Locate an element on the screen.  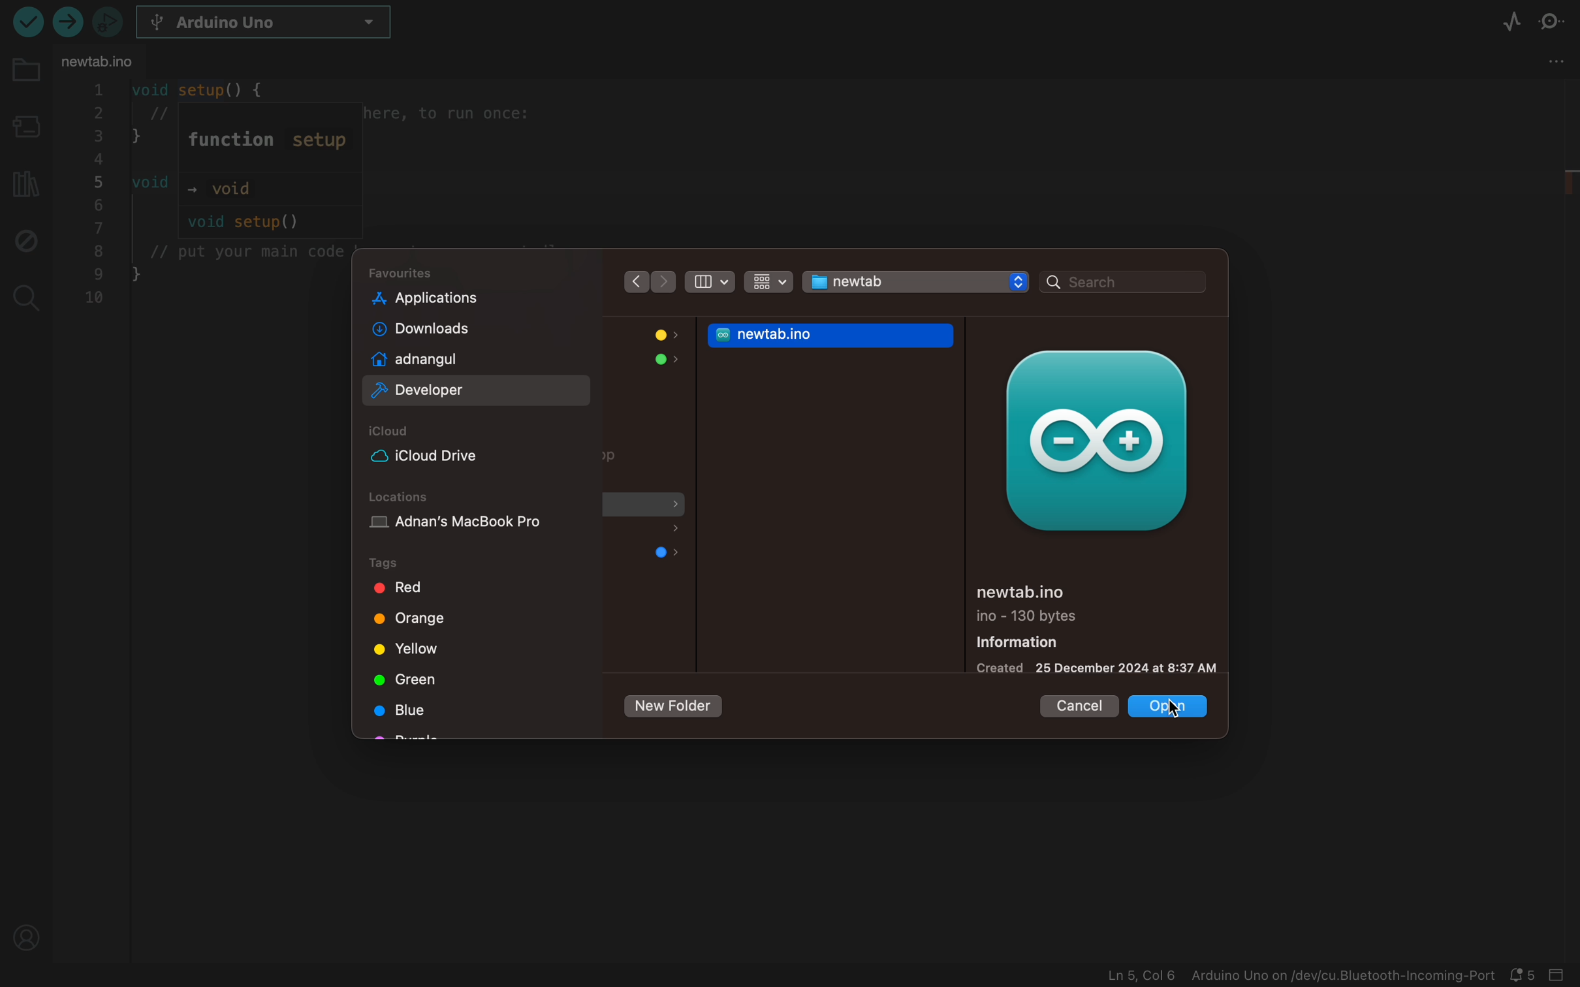
cursor is located at coordinates (1169, 703).